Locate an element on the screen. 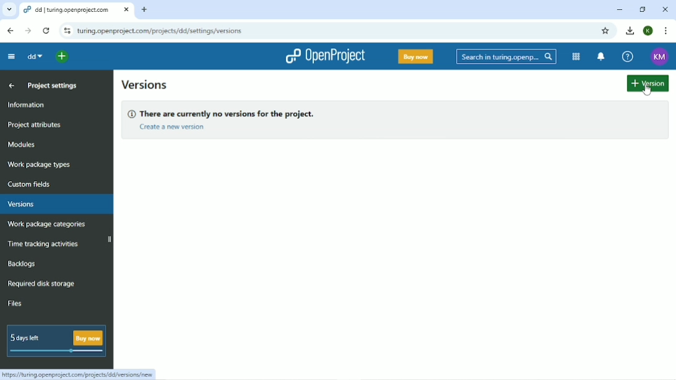  5 days left is located at coordinates (55, 342).